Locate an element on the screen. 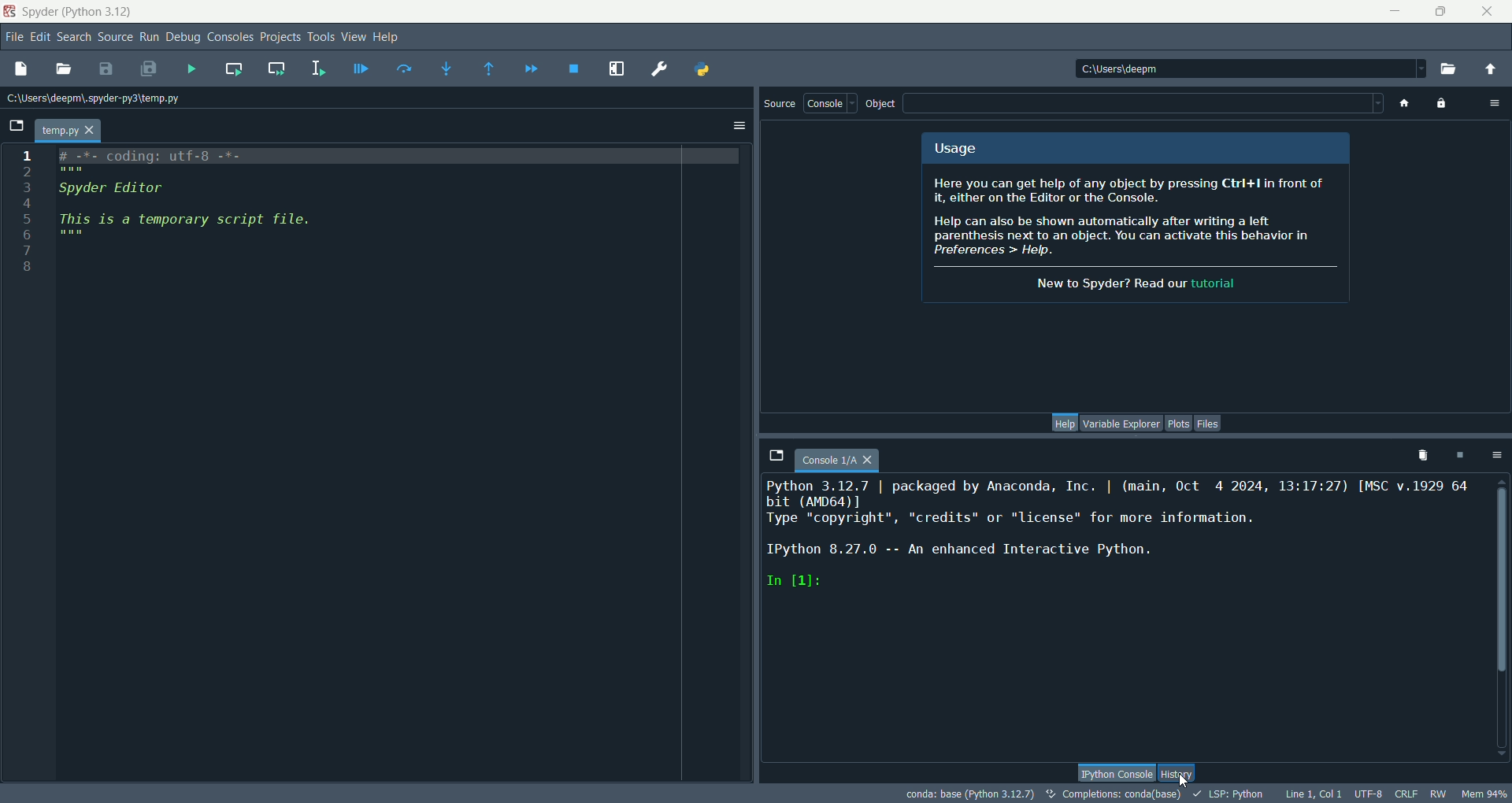  file is located at coordinates (15, 37).